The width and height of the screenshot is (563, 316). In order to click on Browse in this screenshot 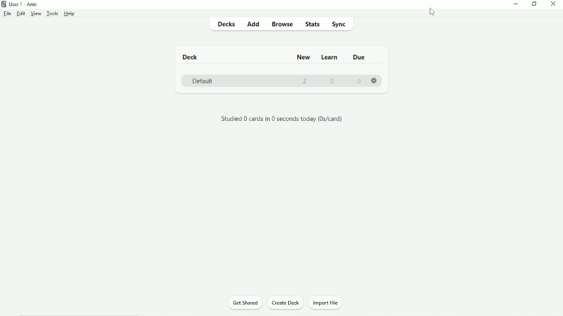, I will do `click(282, 25)`.